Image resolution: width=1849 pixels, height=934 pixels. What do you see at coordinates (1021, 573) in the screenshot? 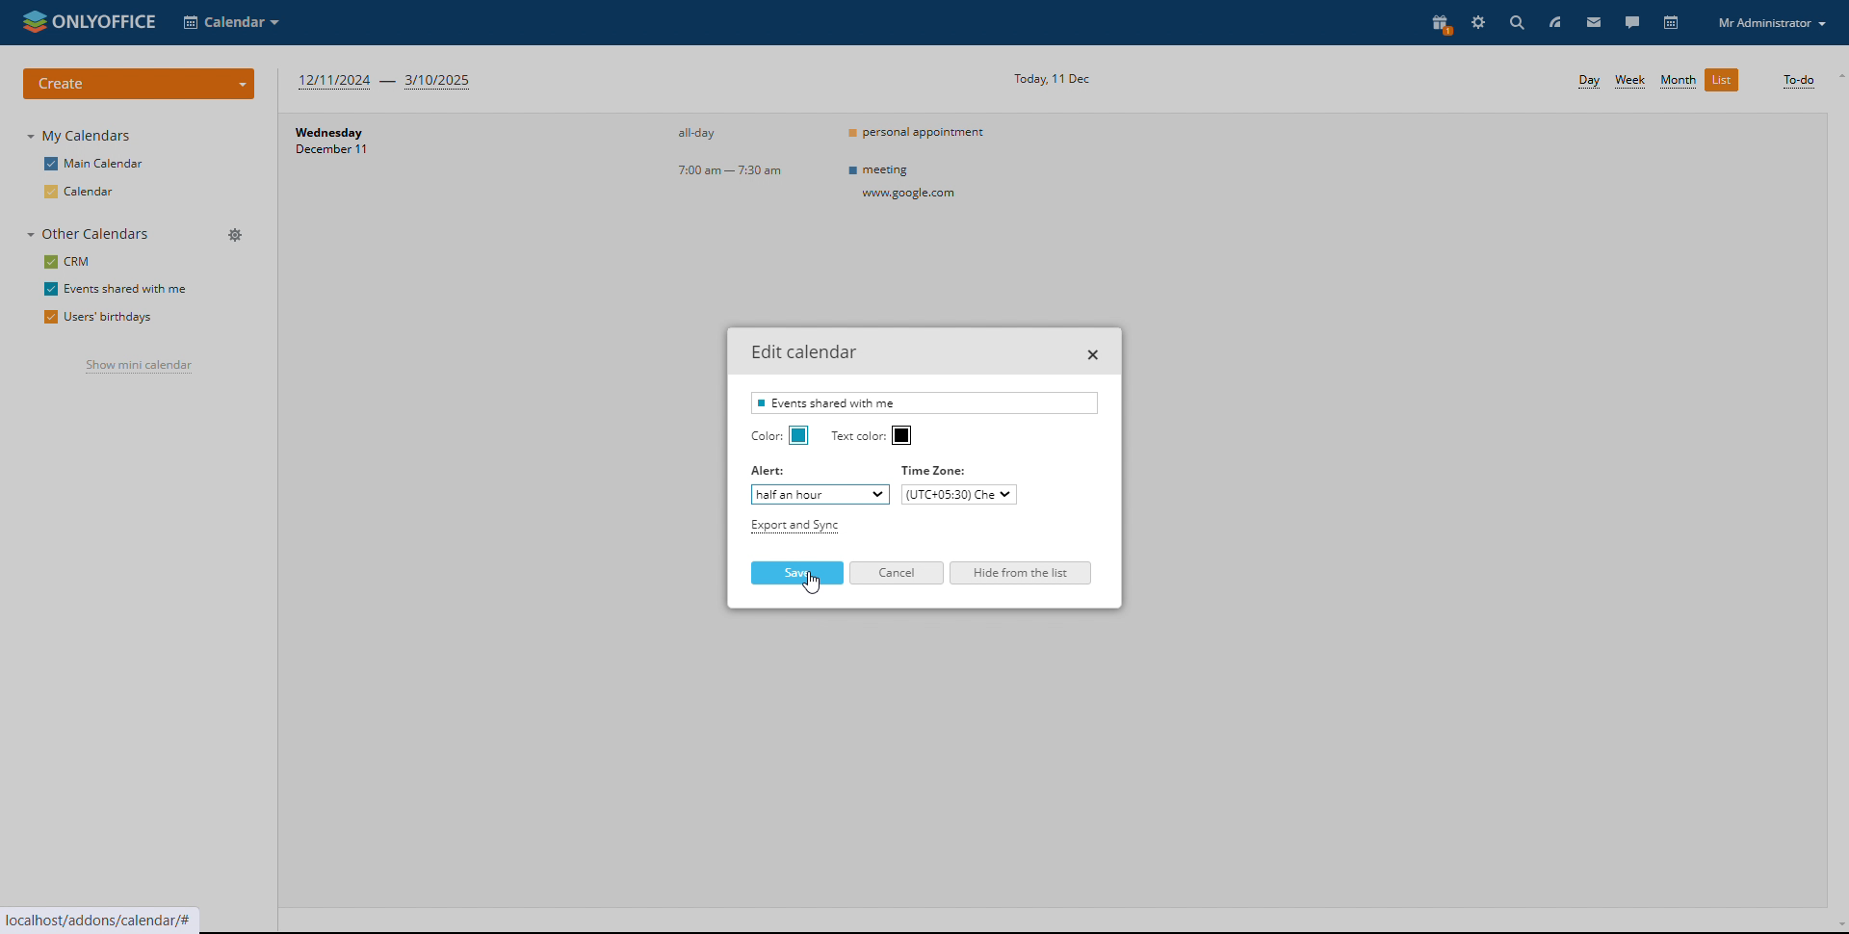
I see `hide from the list` at bounding box center [1021, 573].